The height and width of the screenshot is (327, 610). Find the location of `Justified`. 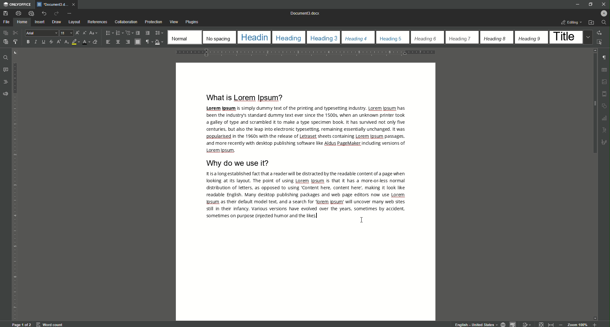

Justified is located at coordinates (137, 42).